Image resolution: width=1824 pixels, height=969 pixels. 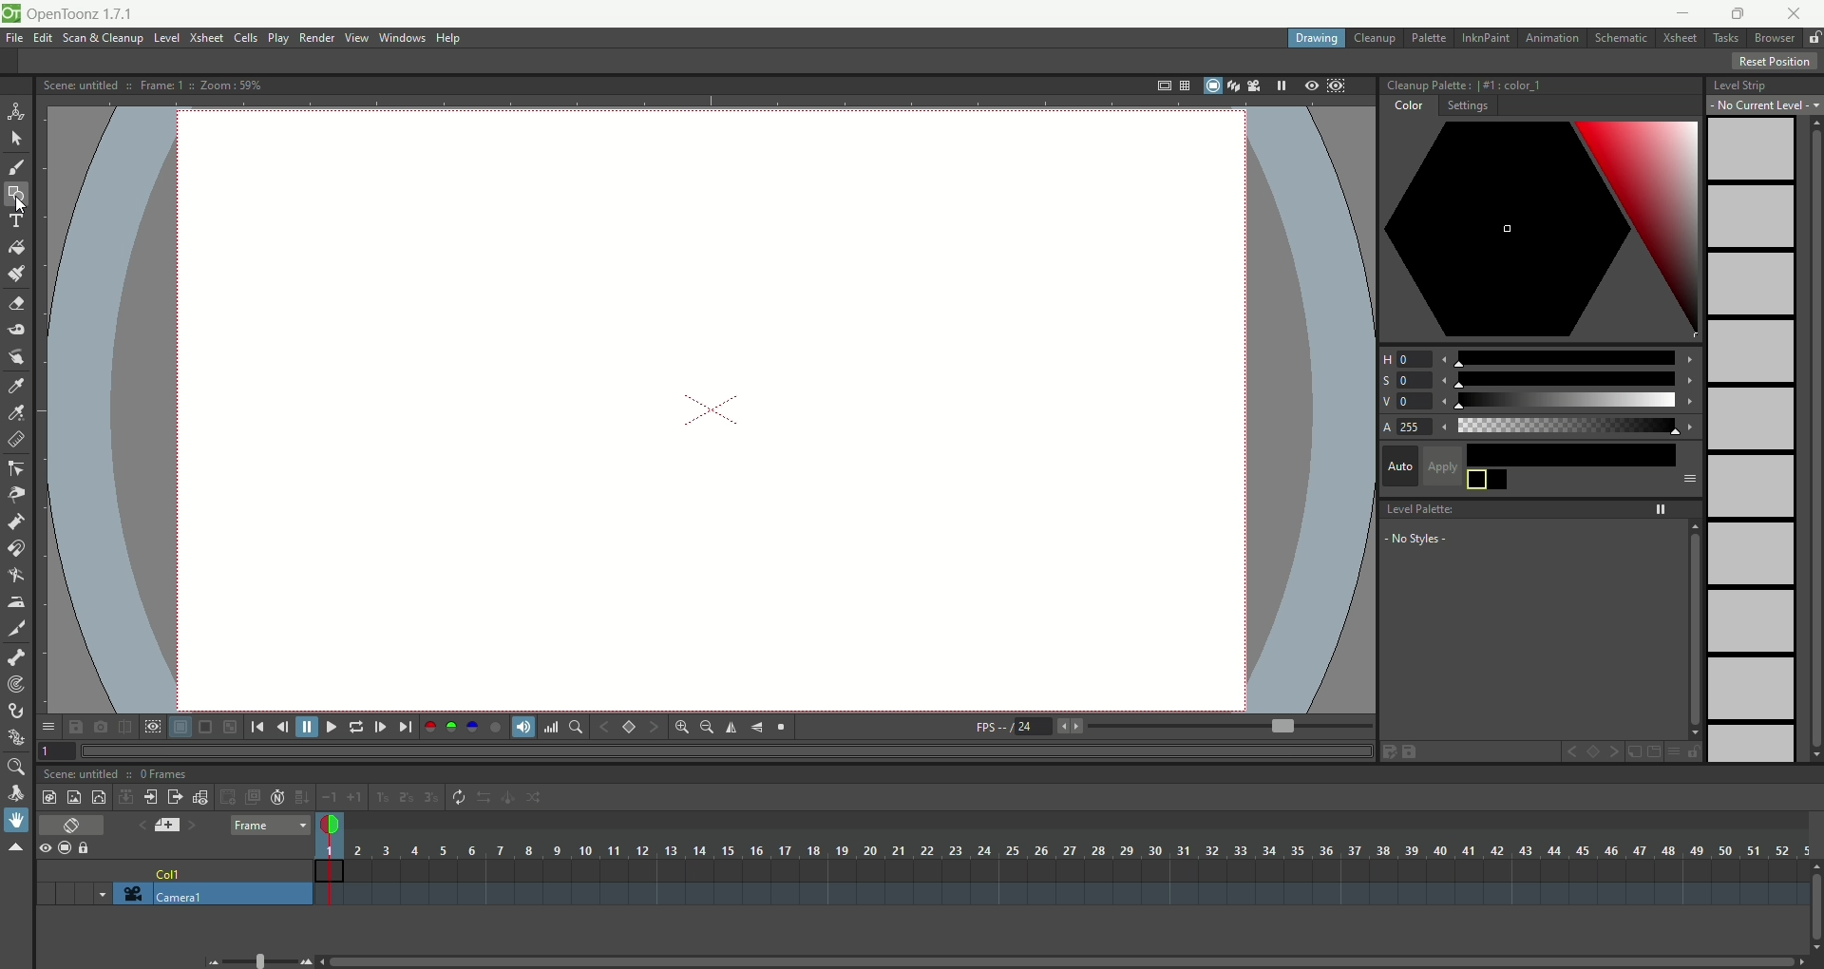 I want to click on bender, so click(x=15, y=578).